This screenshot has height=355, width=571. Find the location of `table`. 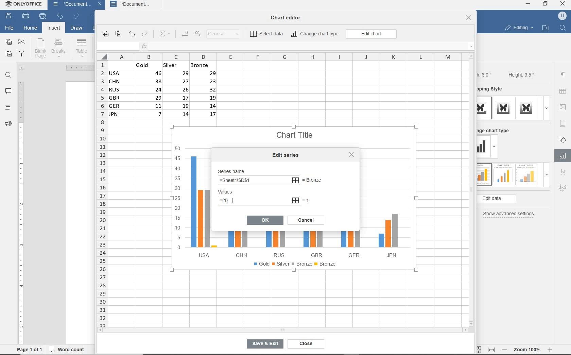

table is located at coordinates (82, 48).